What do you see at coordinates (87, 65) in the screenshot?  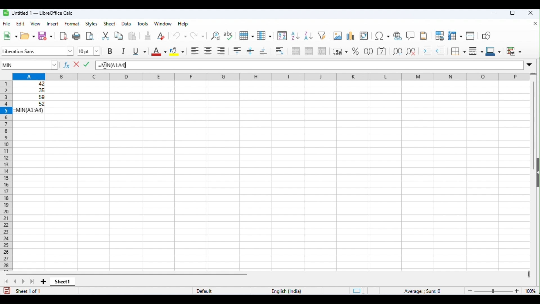 I see `accept` at bounding box center [87, 65].